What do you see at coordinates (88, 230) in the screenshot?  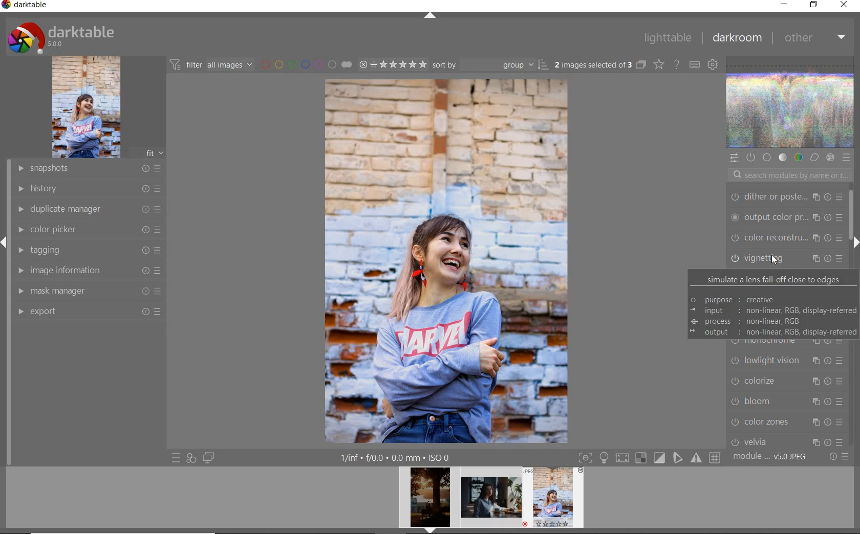 I see `color picker` at bounding box center [88, 230].